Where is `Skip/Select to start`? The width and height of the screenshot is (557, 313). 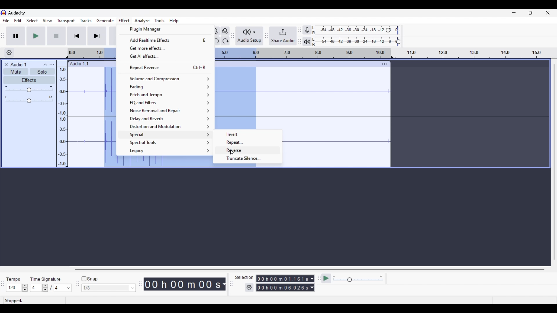 Skip/Select to start is located at coordinates (77, 36).